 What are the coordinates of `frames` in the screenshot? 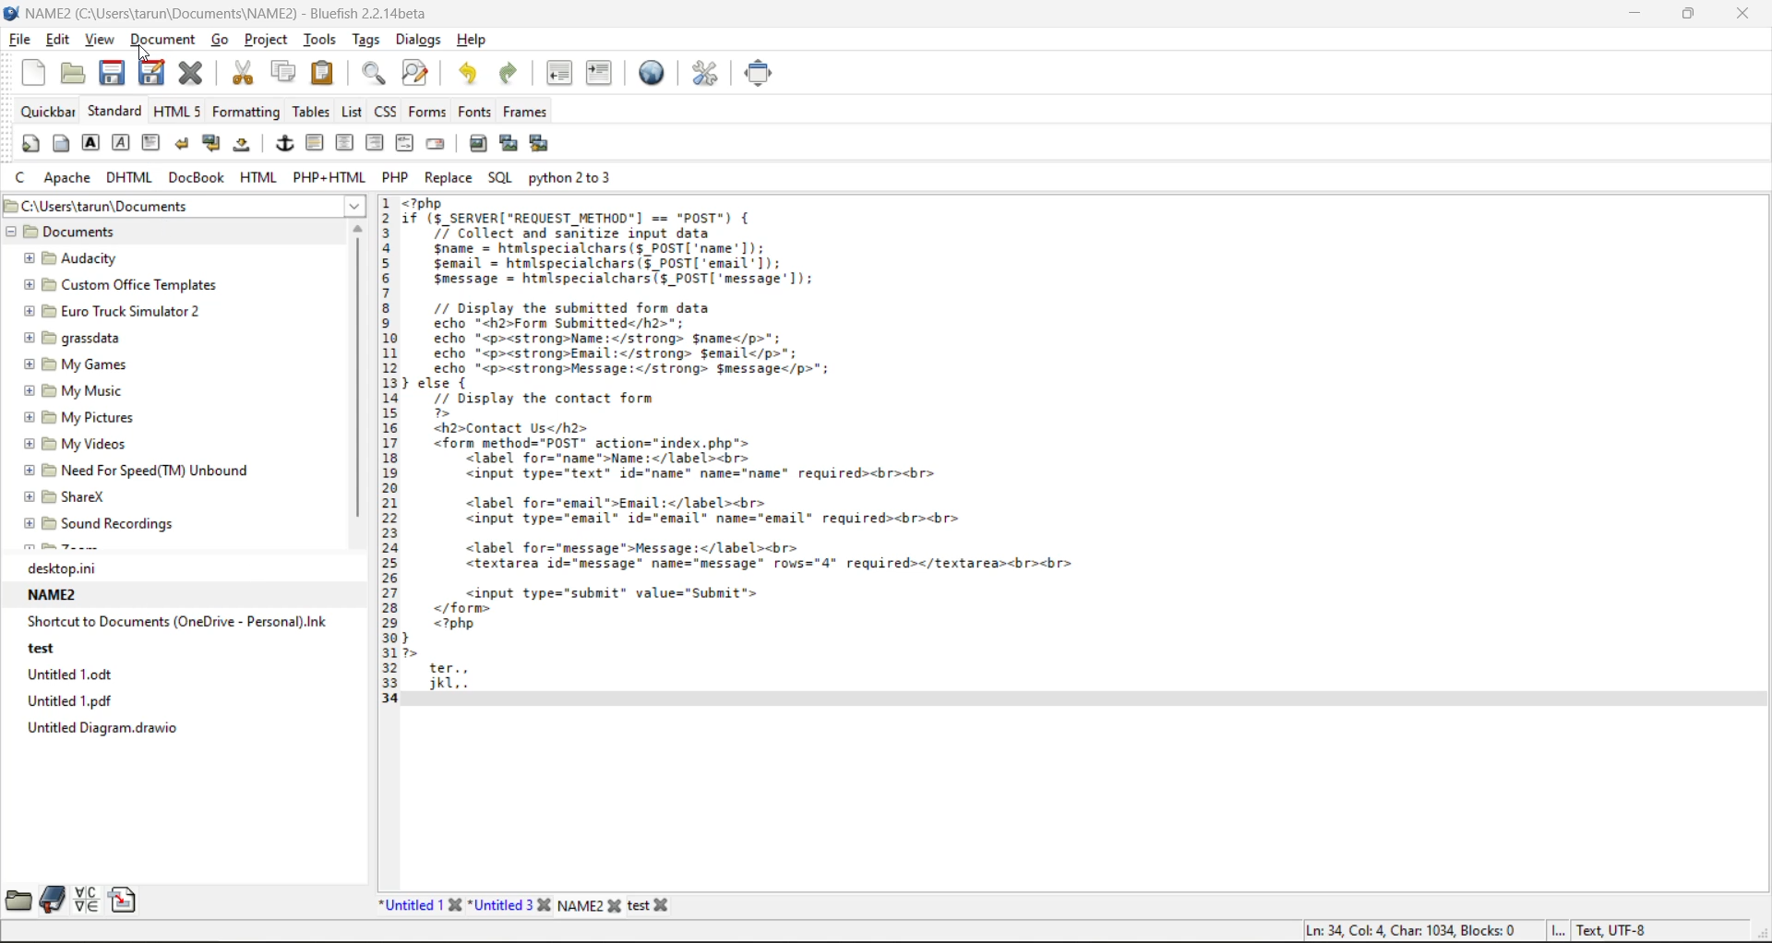 It's located at (524, 111).